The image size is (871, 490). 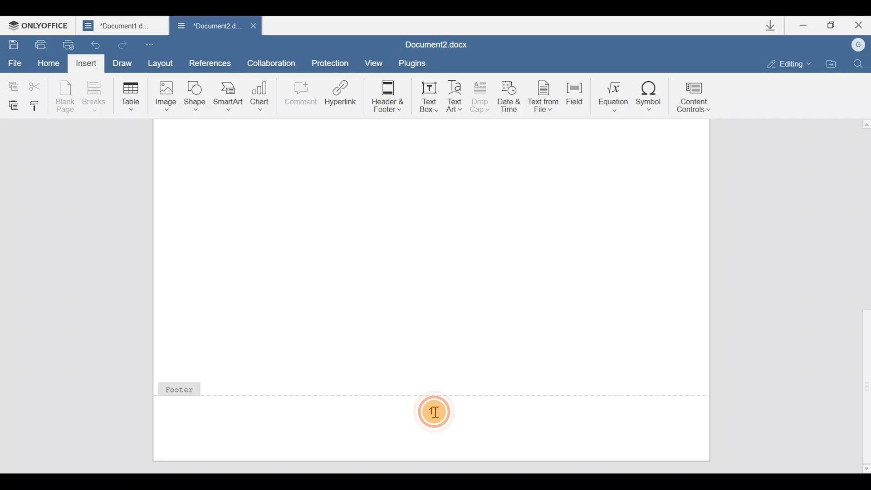 What do you see at coordinates (163, 63) in the screenshot?
I see `Layout` at bounding box center [163, 63].